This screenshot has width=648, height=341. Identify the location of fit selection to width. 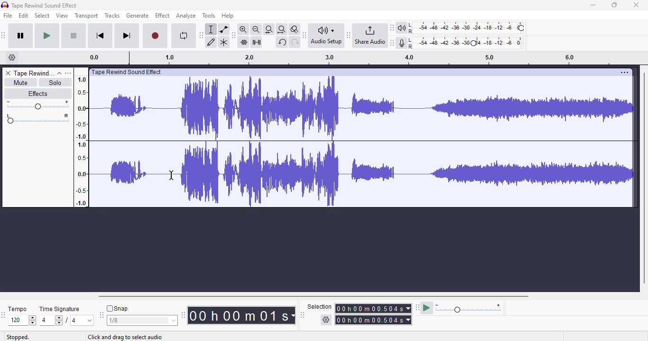
(269, 30).